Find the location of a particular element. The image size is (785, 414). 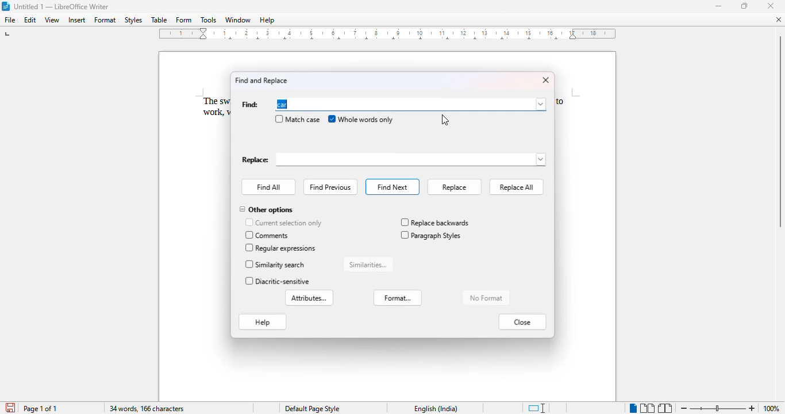

edit is located at coordinates (30, 20).